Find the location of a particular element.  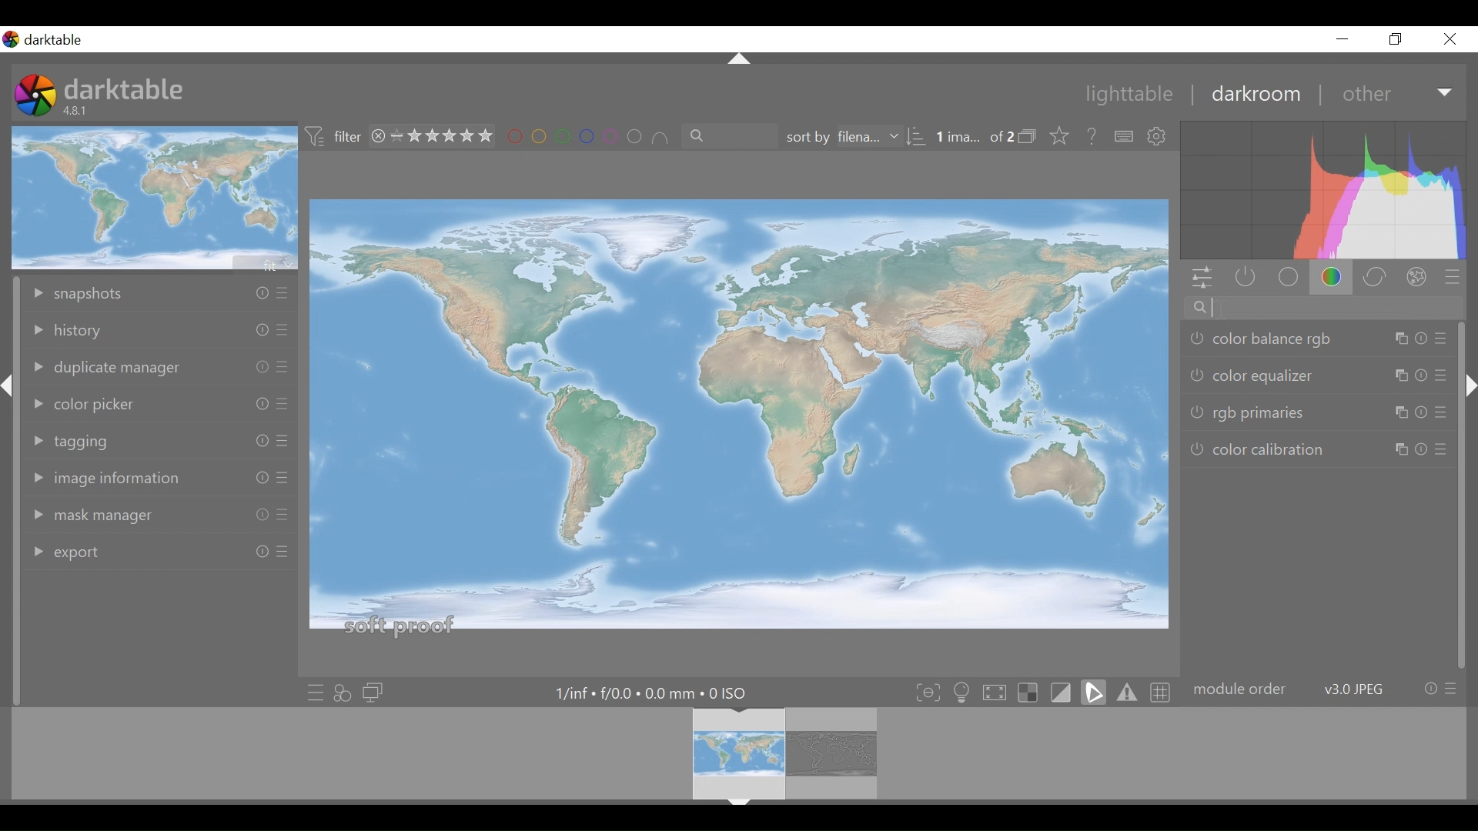

base is located at coordinates (1286, 279).